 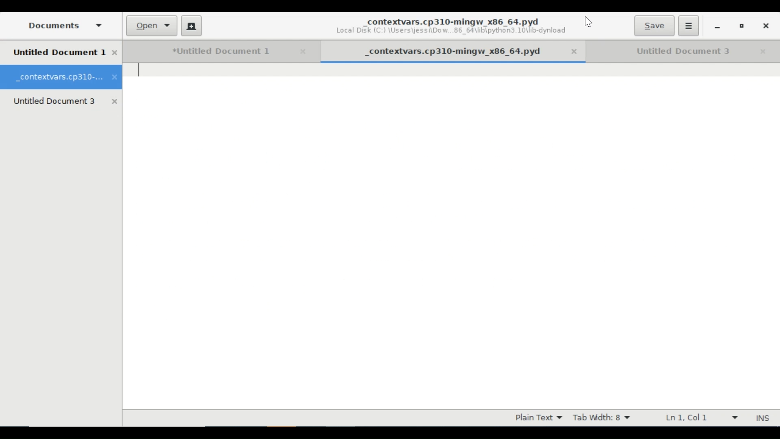 I want to click on Untitled Document Tab, so click(x=672, y=51).